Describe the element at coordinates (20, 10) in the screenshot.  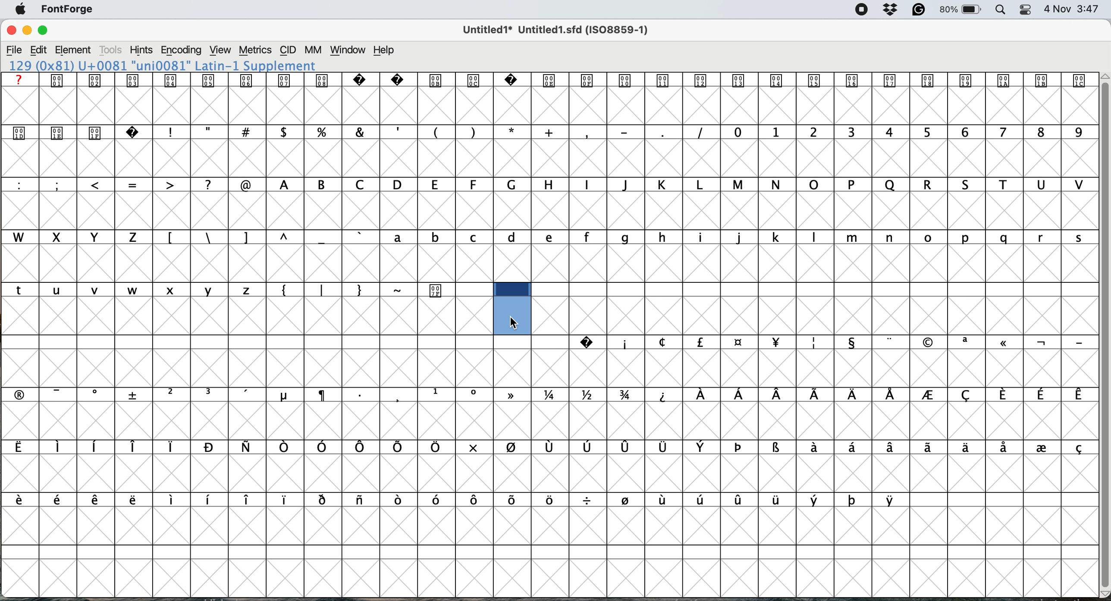
I see `Apple menu` at that location.